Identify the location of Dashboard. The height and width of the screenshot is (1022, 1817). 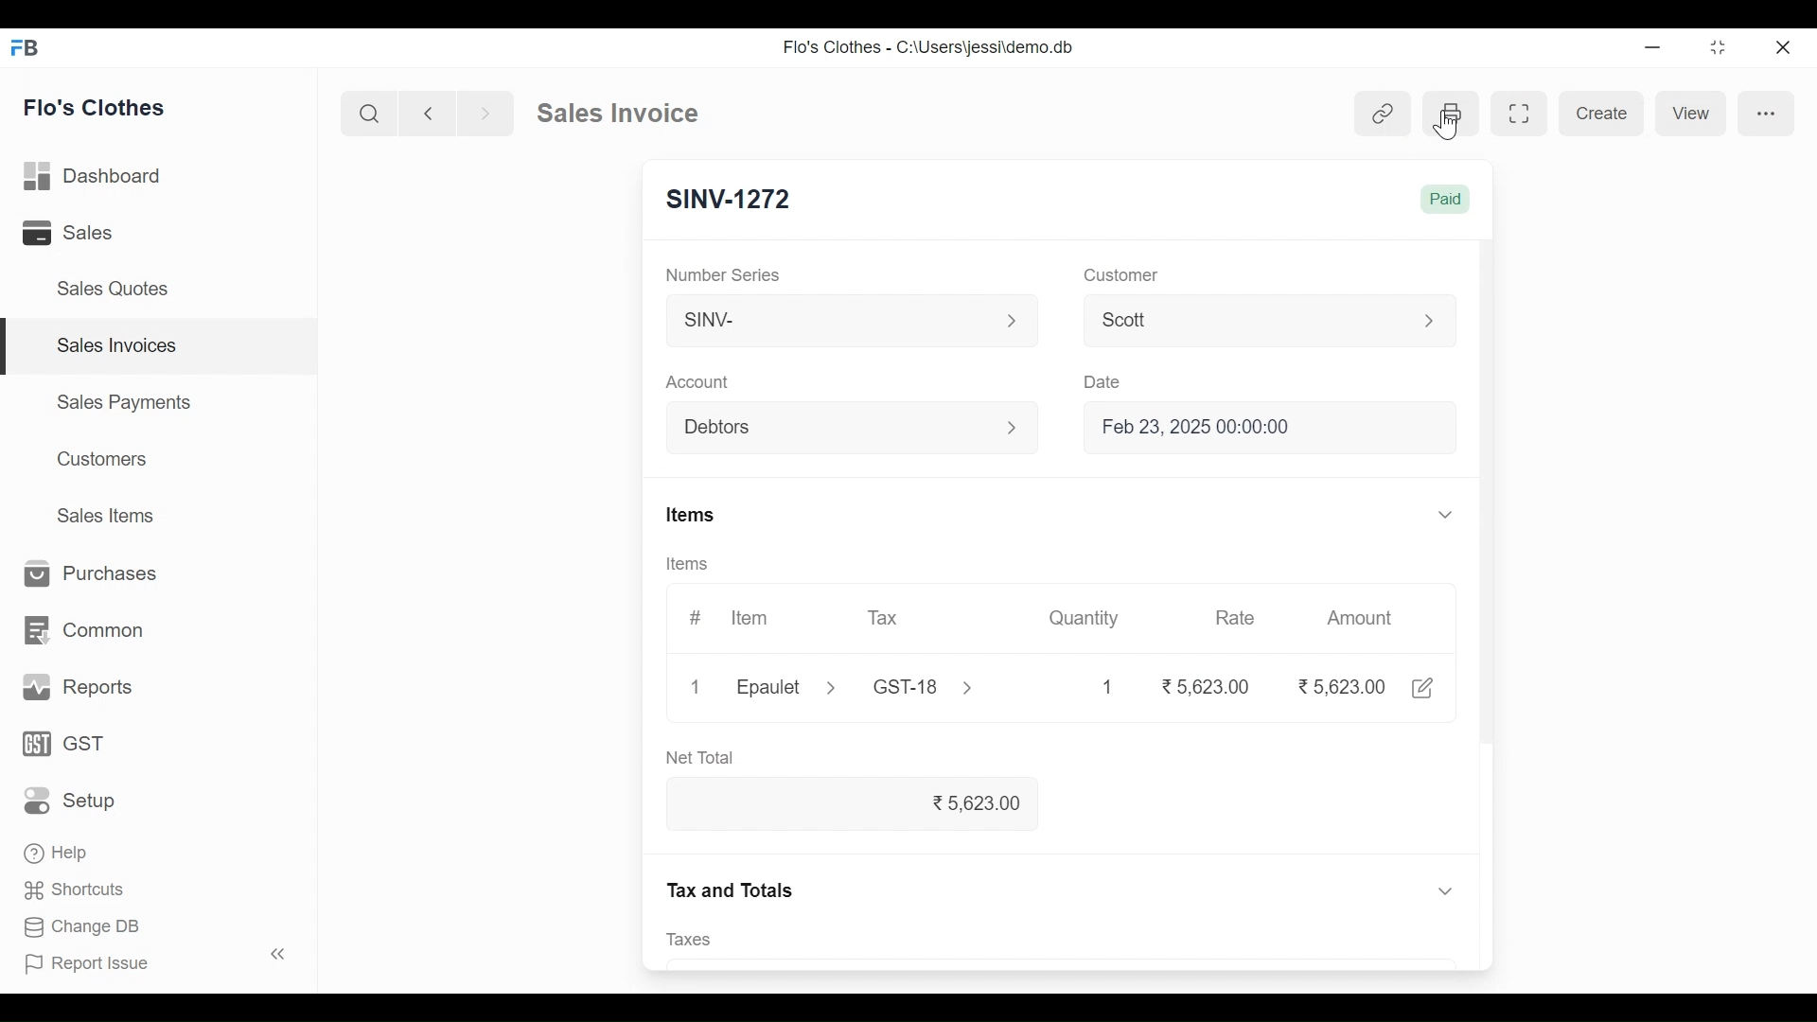
(95, 177).